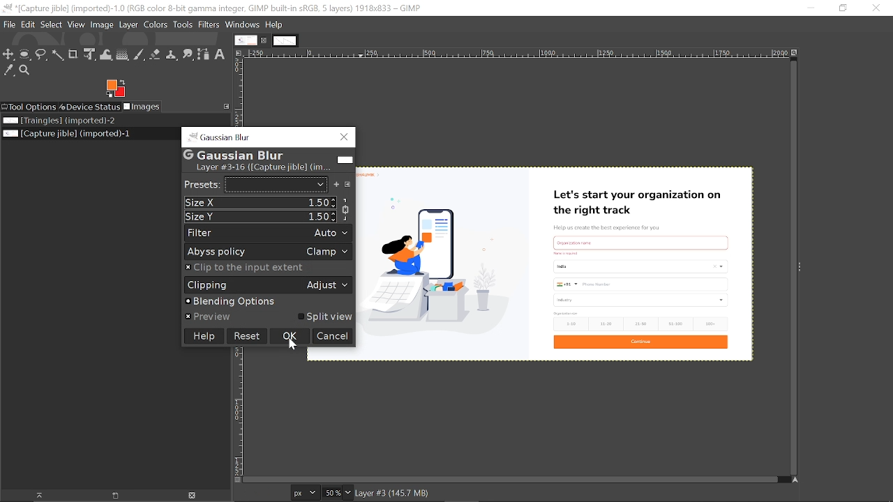 This screenshot has width=893, height=502. I want to click on Add, so click(336, 184).